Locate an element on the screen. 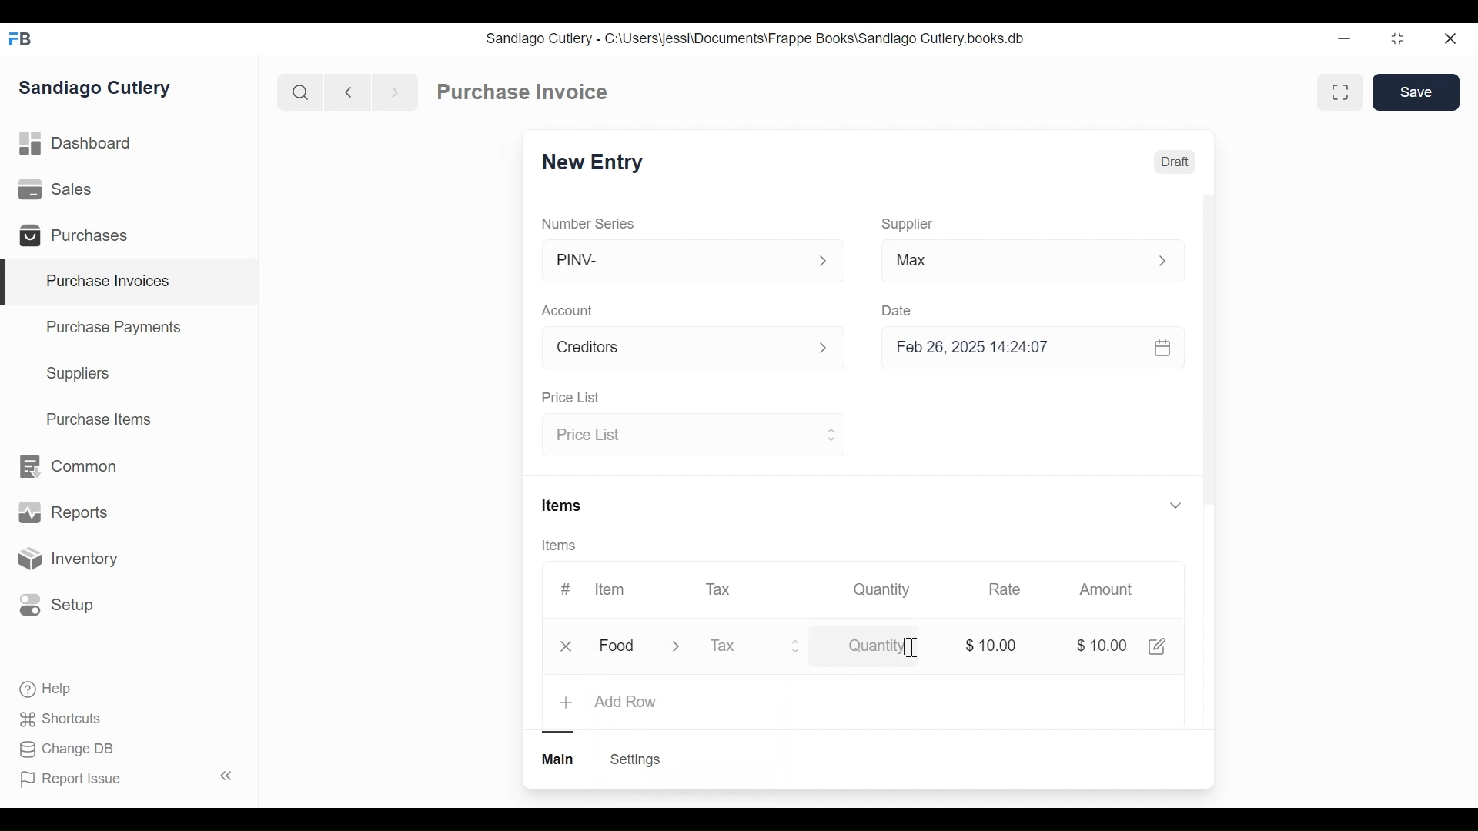 This screenshot has width=1478, height=831. restore is located at coordinates (1396, 39).